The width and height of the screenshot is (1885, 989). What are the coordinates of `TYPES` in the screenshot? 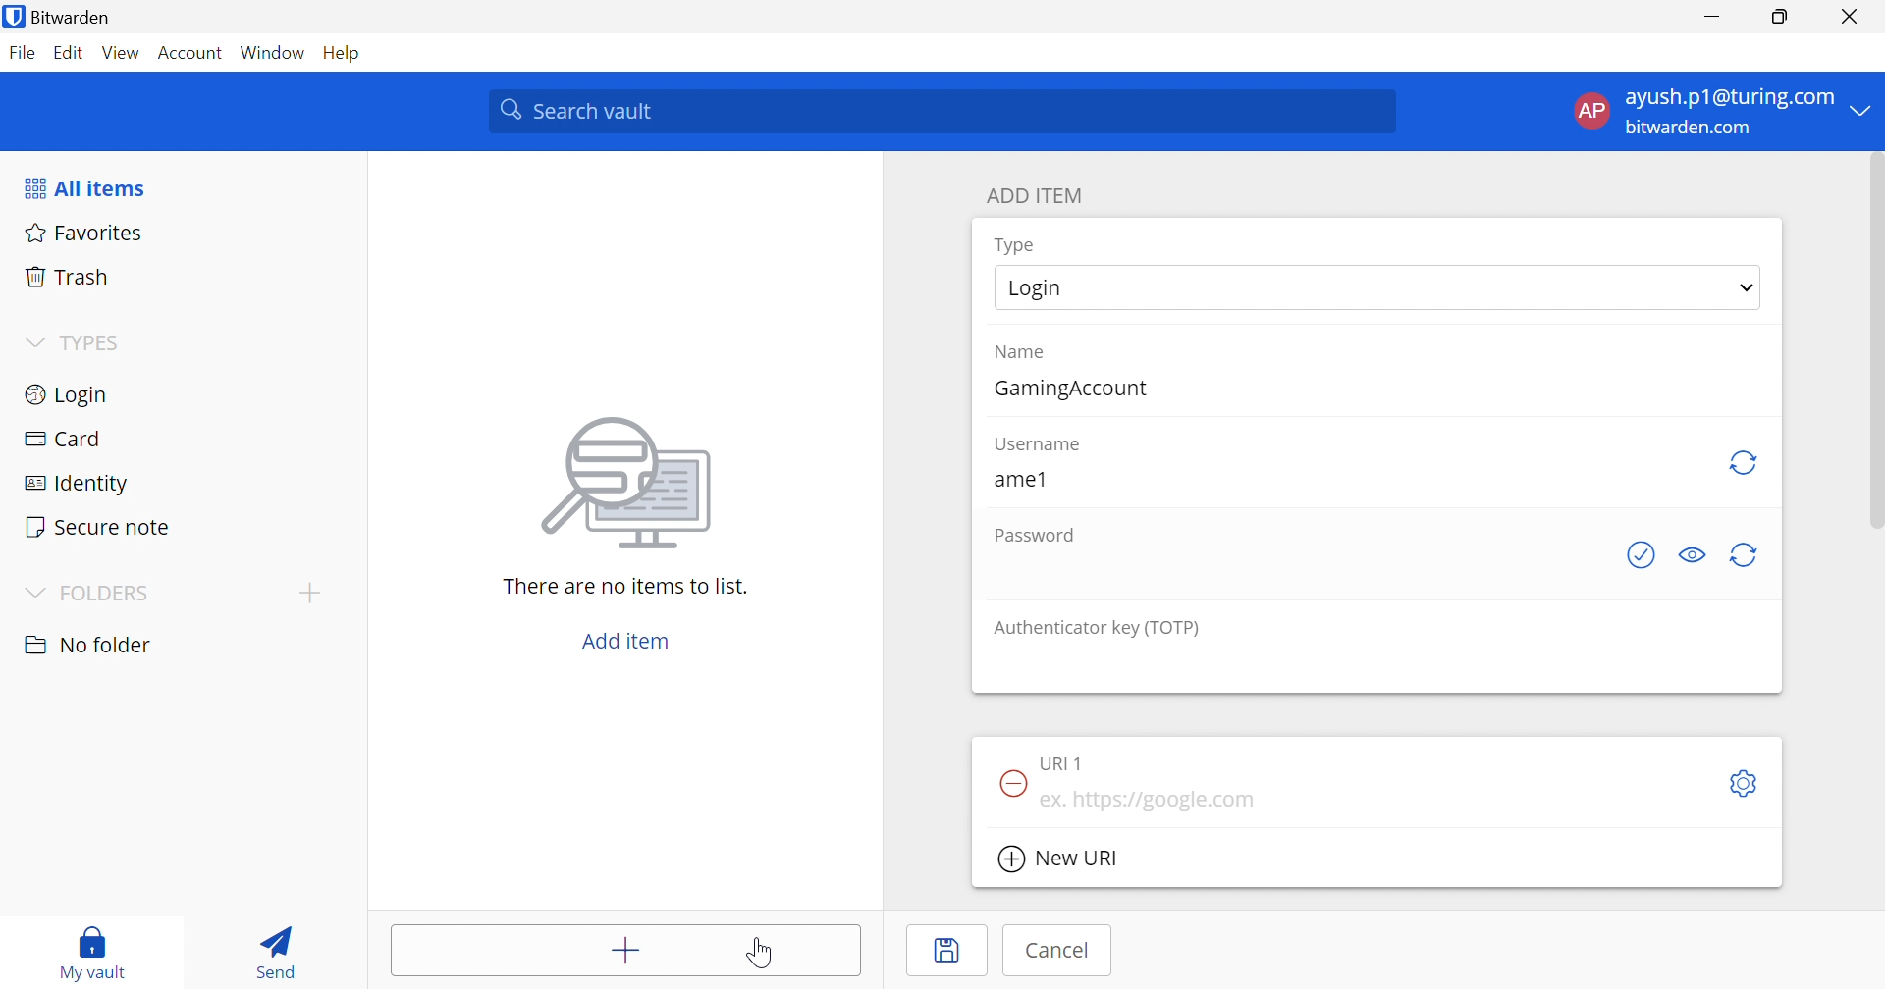 It's located at (96, 341).